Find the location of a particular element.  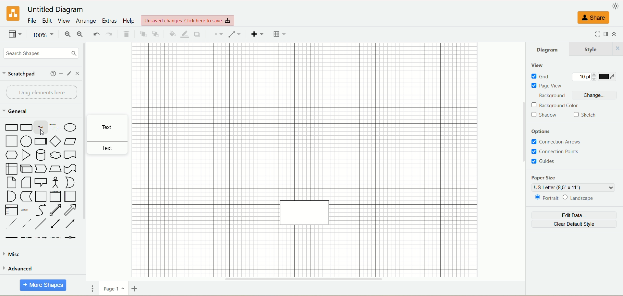

grid is located at coordinates (551, 76).